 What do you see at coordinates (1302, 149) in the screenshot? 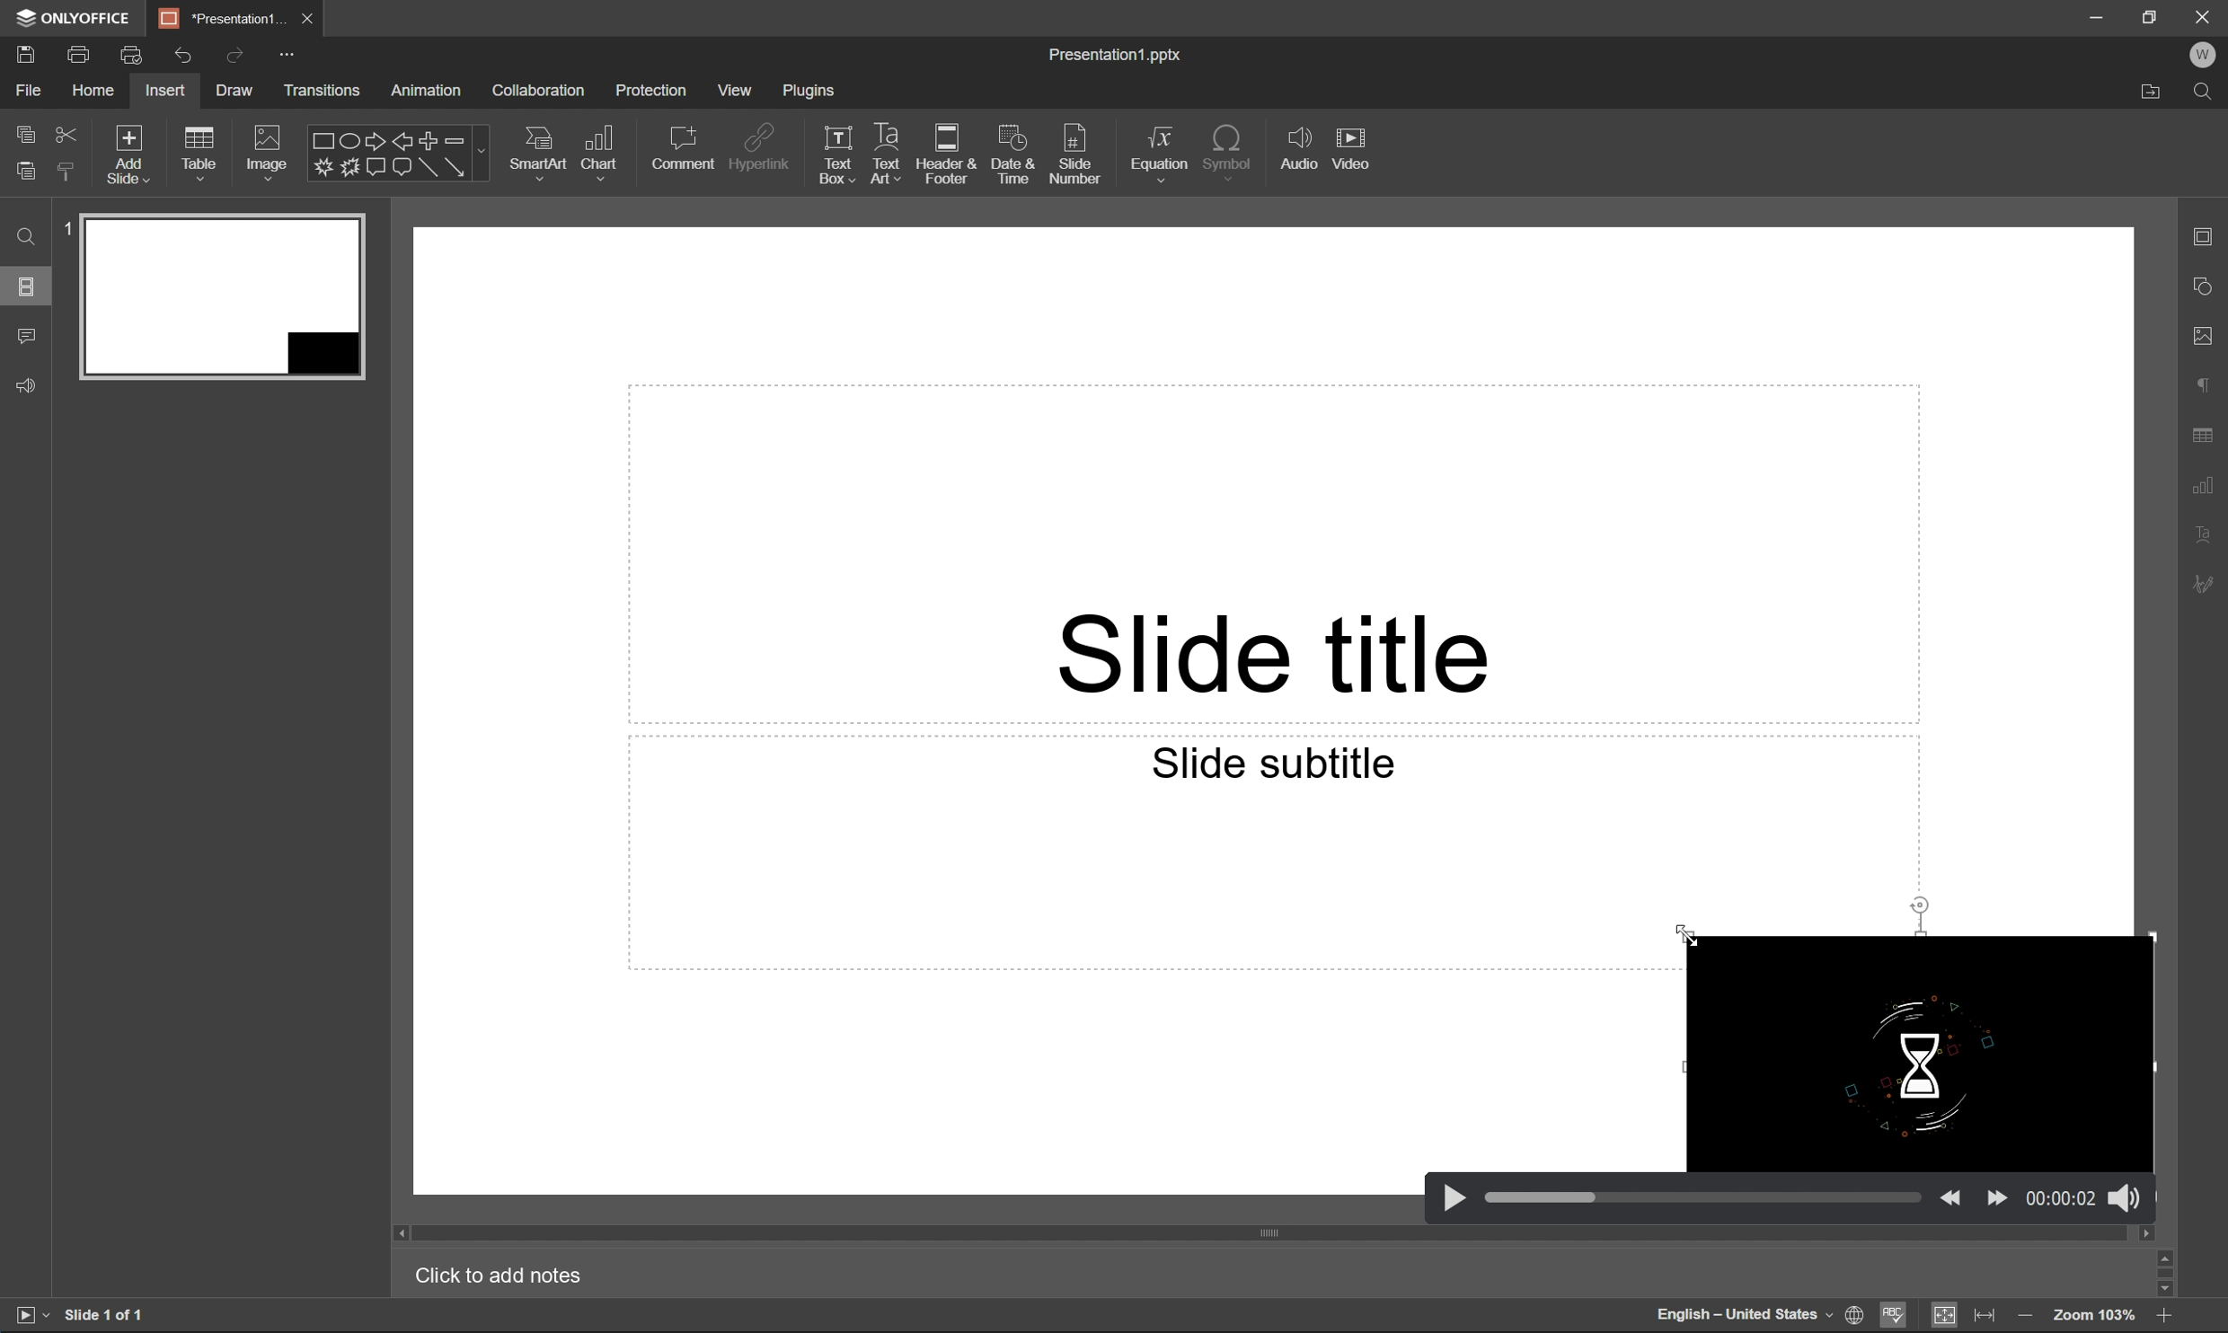
I see `audio` at bounding box center [1302, 149].